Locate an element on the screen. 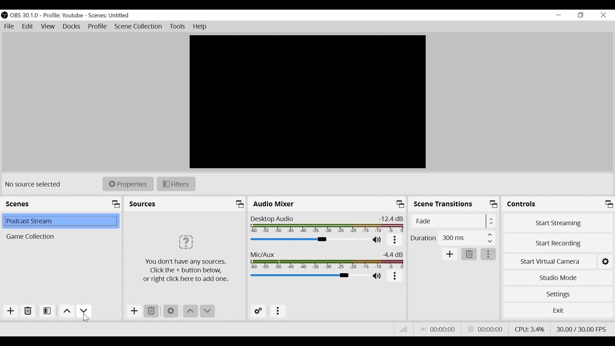 Image resolution: width=615 pixels, height=346 pixels. (un)select Duration is located at coordinates (453, 238).